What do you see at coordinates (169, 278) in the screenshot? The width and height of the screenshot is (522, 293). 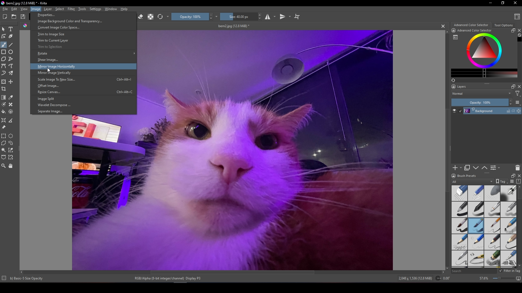 I see `RGB/Alpha (8-bit integer/channel), display P3` at bounding box center [169, 278].